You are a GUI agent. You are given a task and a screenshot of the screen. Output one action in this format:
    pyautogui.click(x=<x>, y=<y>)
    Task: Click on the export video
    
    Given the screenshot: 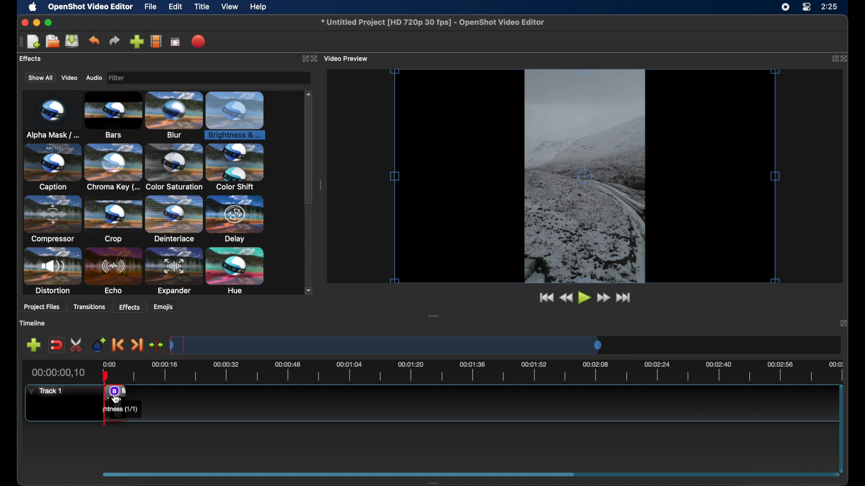 What is the action you would take?
    pyautogui.click(x=198, y=41)
    